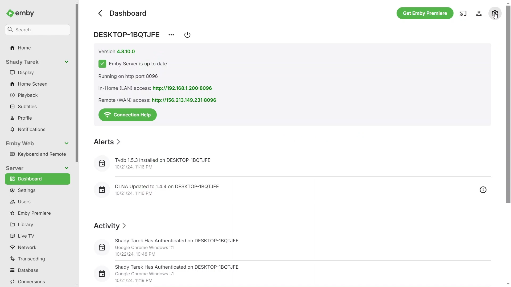 This screenshot has width=511, height=287. Describe the element at coordinates (118, 50) in the screenshot. I see `Version 4.8.10.0` at that location.